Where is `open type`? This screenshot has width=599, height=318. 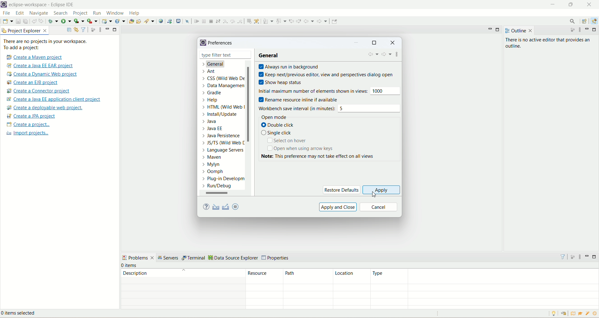
open type is located at coordinates (131, 21).